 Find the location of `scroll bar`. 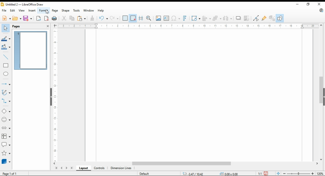

scroll bar is located at coordinates (188, 164).